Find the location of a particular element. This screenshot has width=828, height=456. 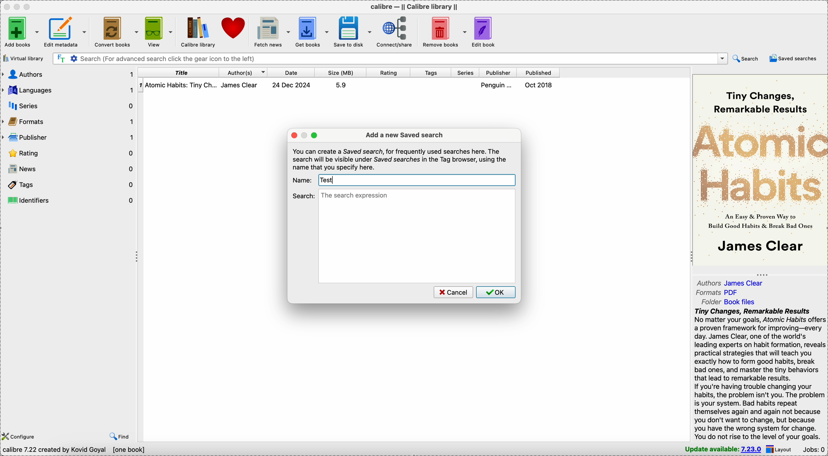

series is located at coordinates (466, 73).